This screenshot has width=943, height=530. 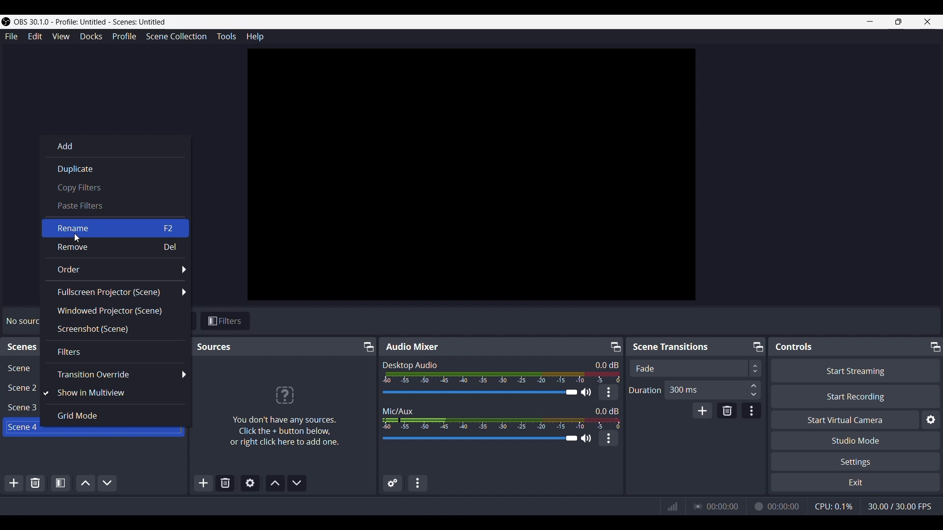 What do you see at coordinates (696, 506) in the screenshot?
I see `Streaming` at bounding box center [696, 506].